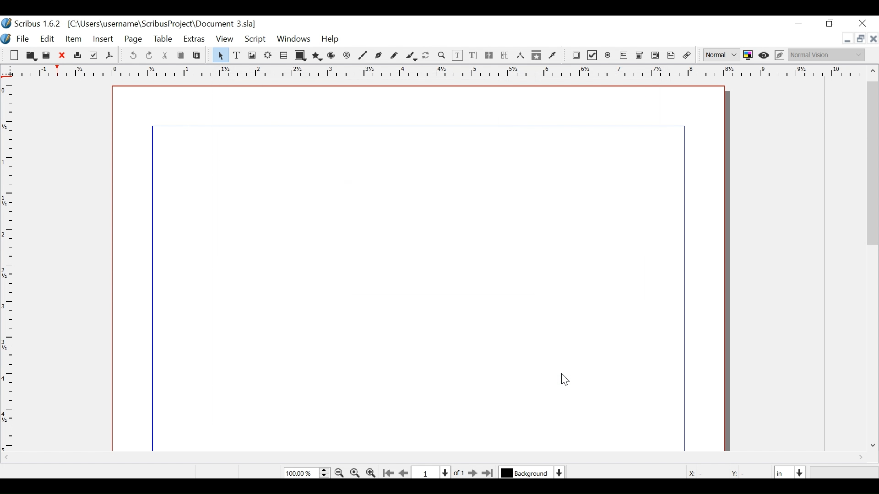 The width and height of the screenshot is (879, 494). What do you see at coordinates (418, 269) in the screenshot?
I see `File` at bounding box center [418, 269].